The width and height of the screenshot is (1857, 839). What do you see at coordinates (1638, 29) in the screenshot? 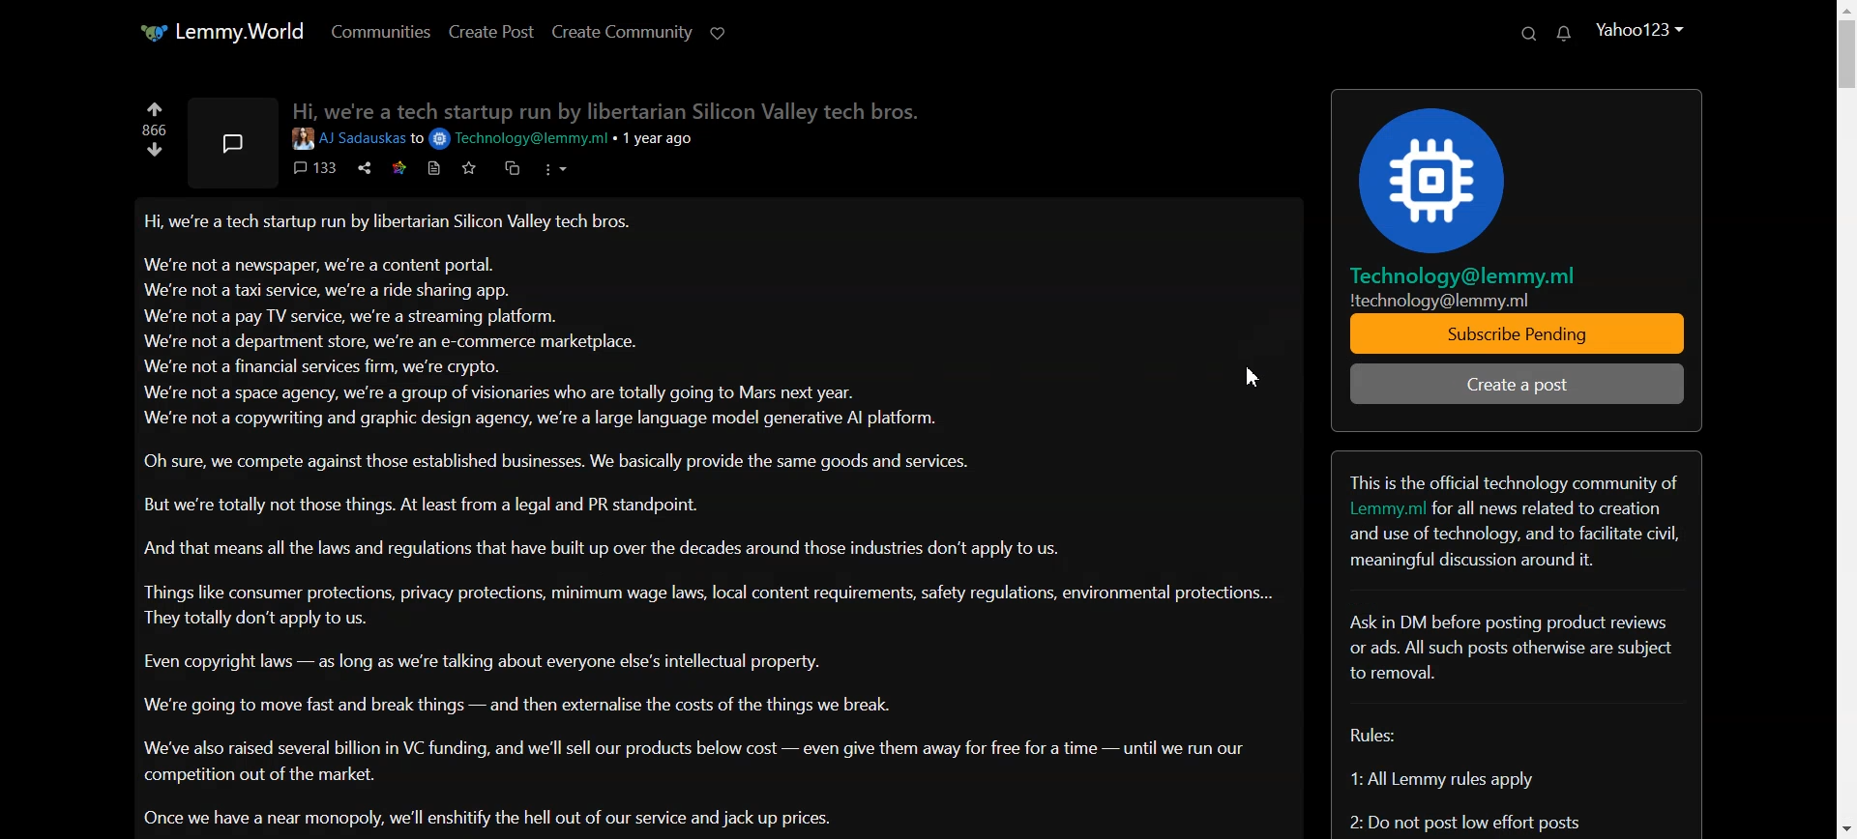
I see `yahoo123` at bounding box center [1638, 29].